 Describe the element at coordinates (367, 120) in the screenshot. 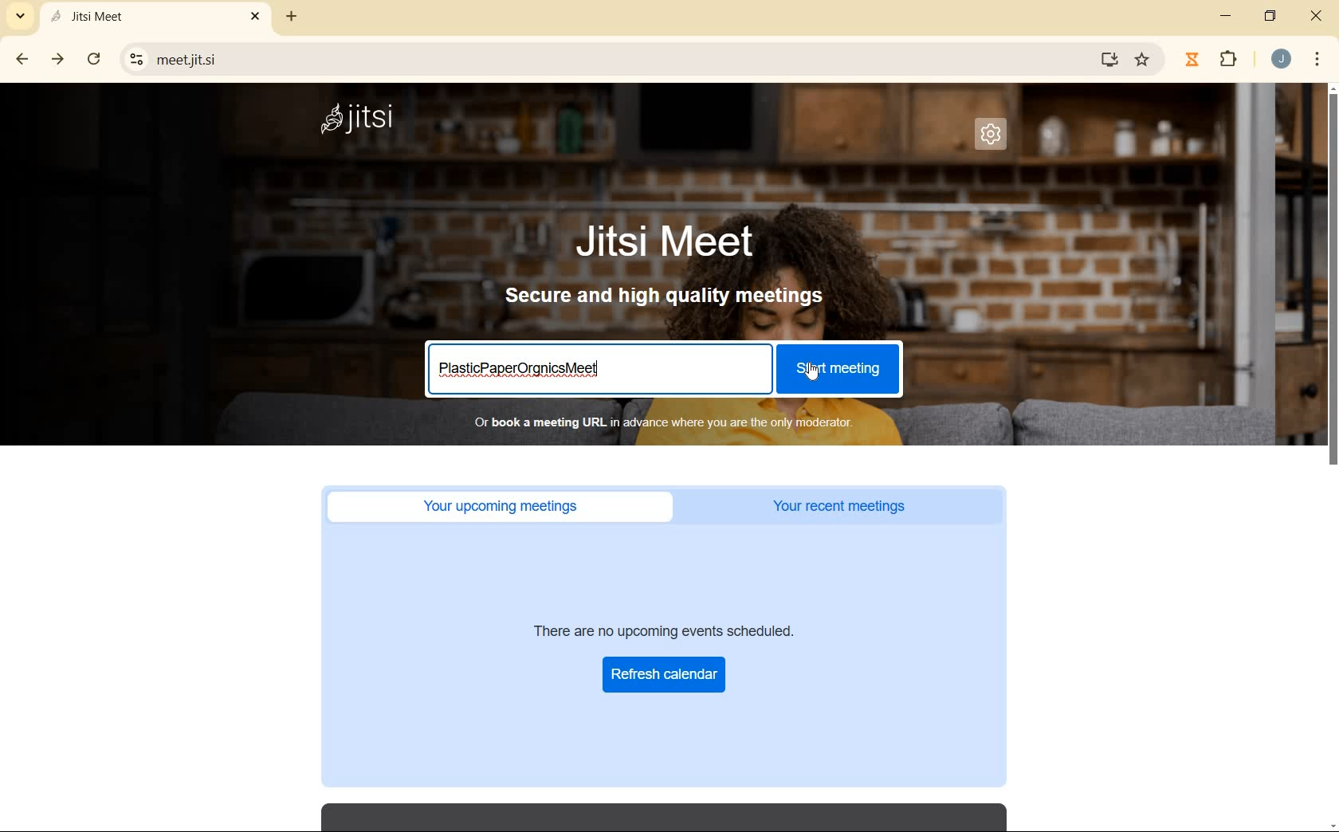

I see `system name` at that location.